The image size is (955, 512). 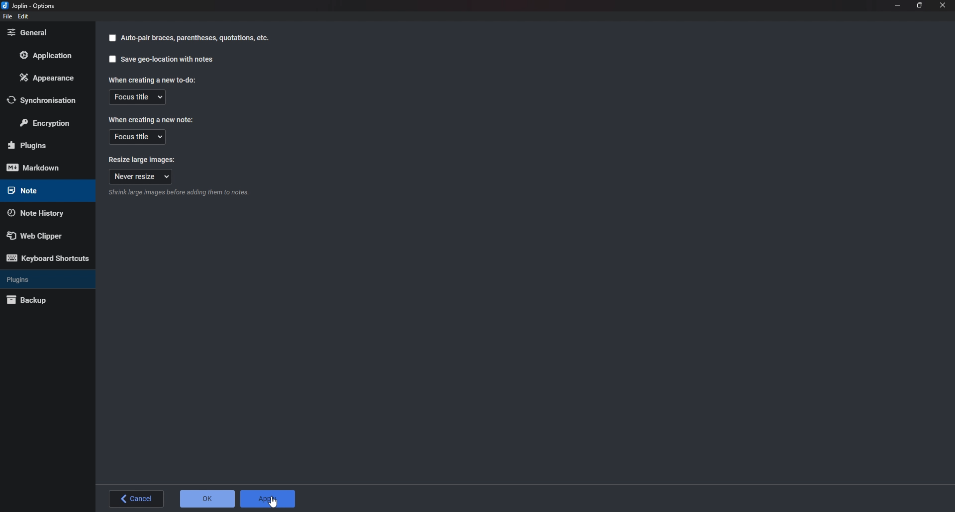 I want to click on Encryption, so click(x=48, y=122).